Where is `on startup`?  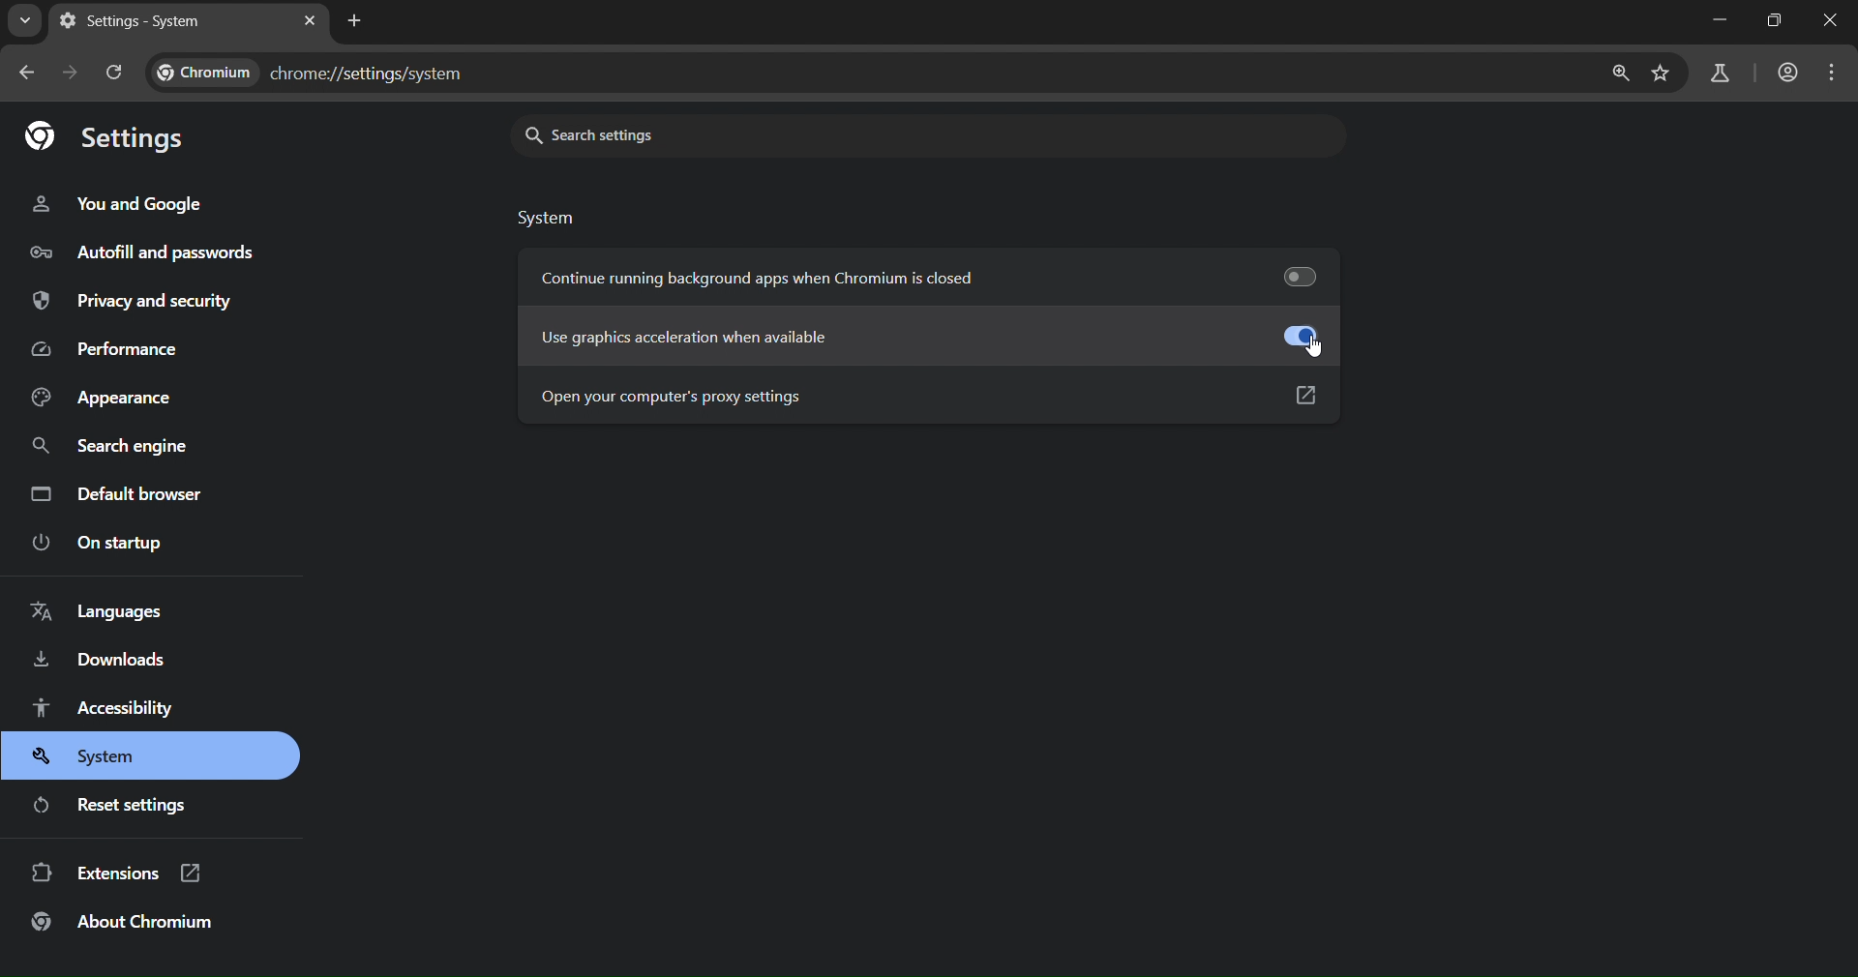
on startup is located at coordinates (99, 543).